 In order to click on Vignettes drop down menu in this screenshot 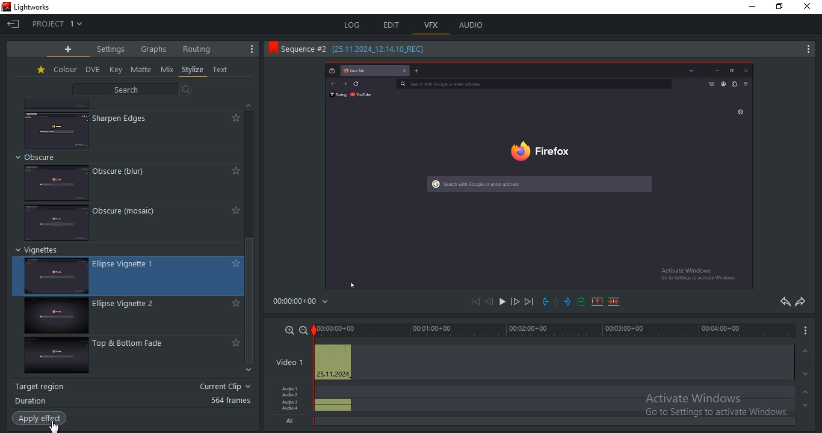, I will do `click(40, 251)`.